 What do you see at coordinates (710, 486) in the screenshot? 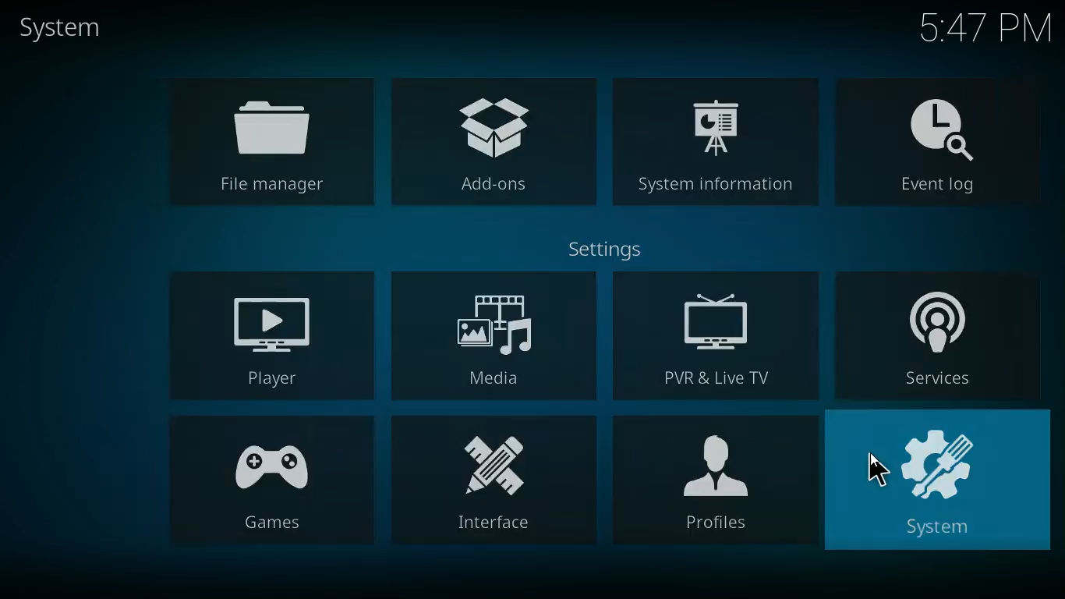
I see `profiles` at bounding box center [710, 486].